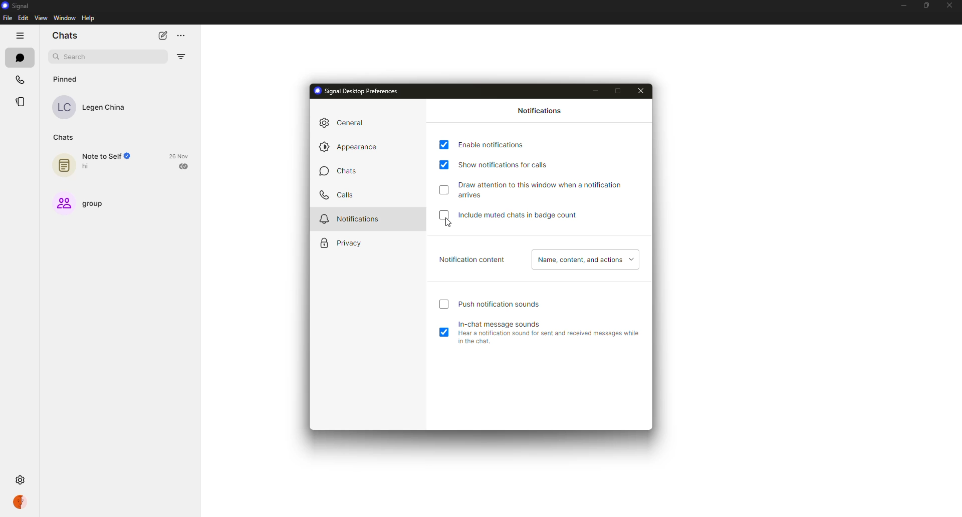 This screenshot has width=962, height=517. Describe the element at coordinates (20, 36) in the screenshot. I see `hide tabs` at that location.